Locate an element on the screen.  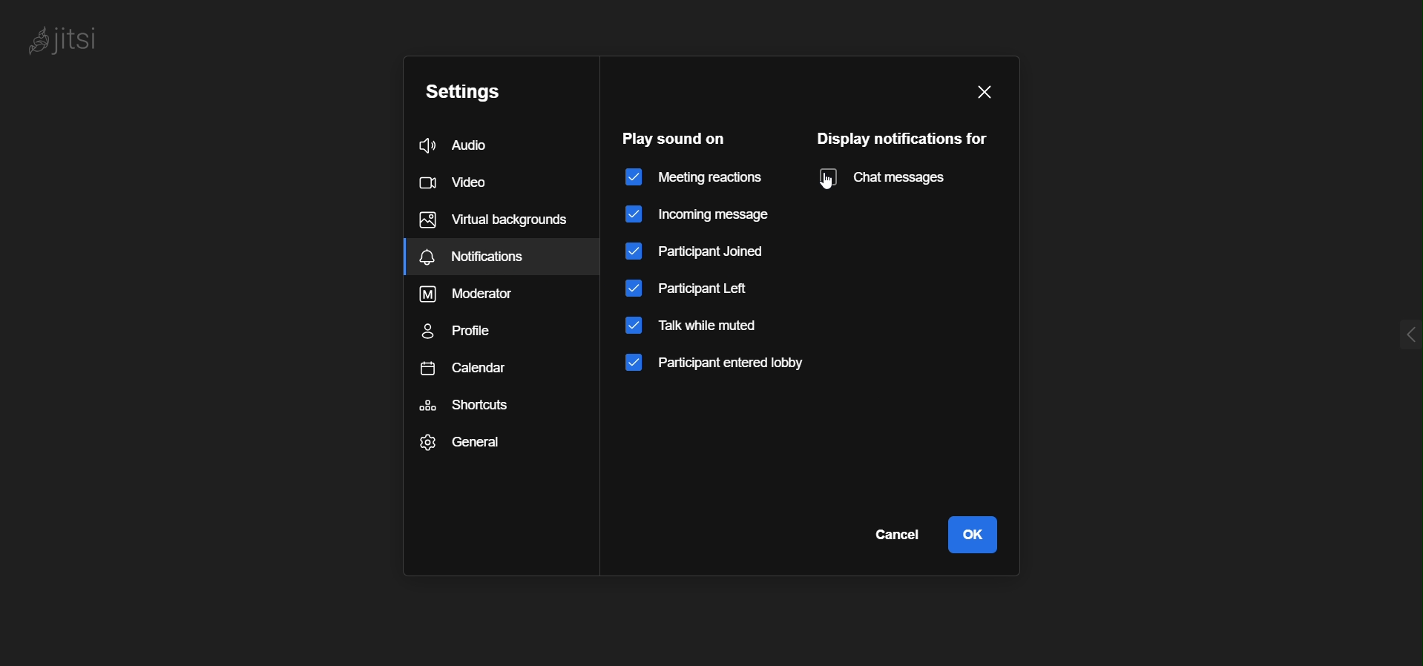
chat messages is located at coordinates (895, 177).